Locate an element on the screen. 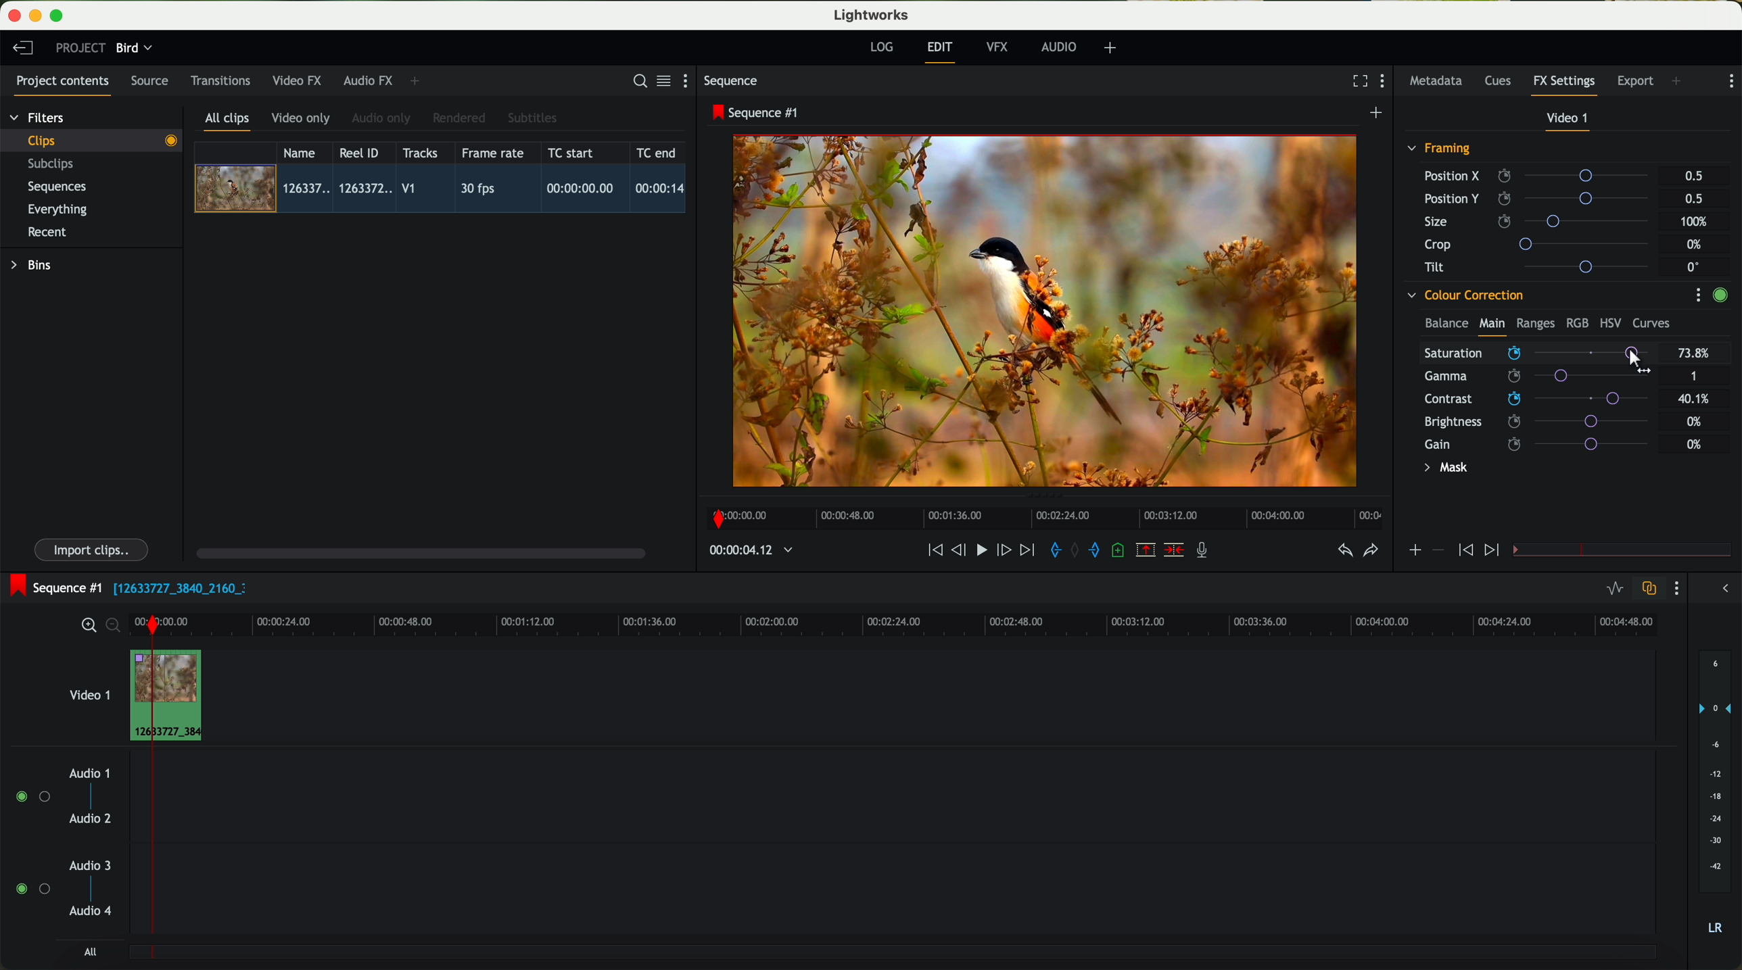 The height and width of the screenshot is (970, 1742). recent is located at coordinates (47, 234).